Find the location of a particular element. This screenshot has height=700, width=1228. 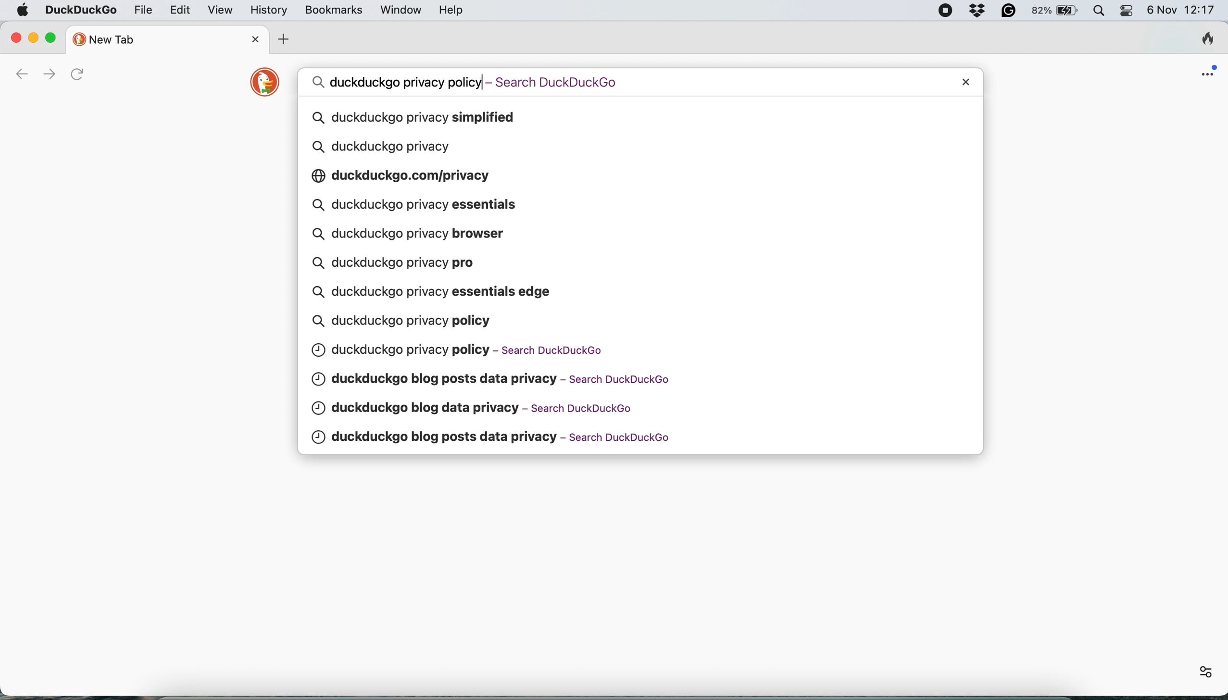

more options is located at coordinates (1198, 668).